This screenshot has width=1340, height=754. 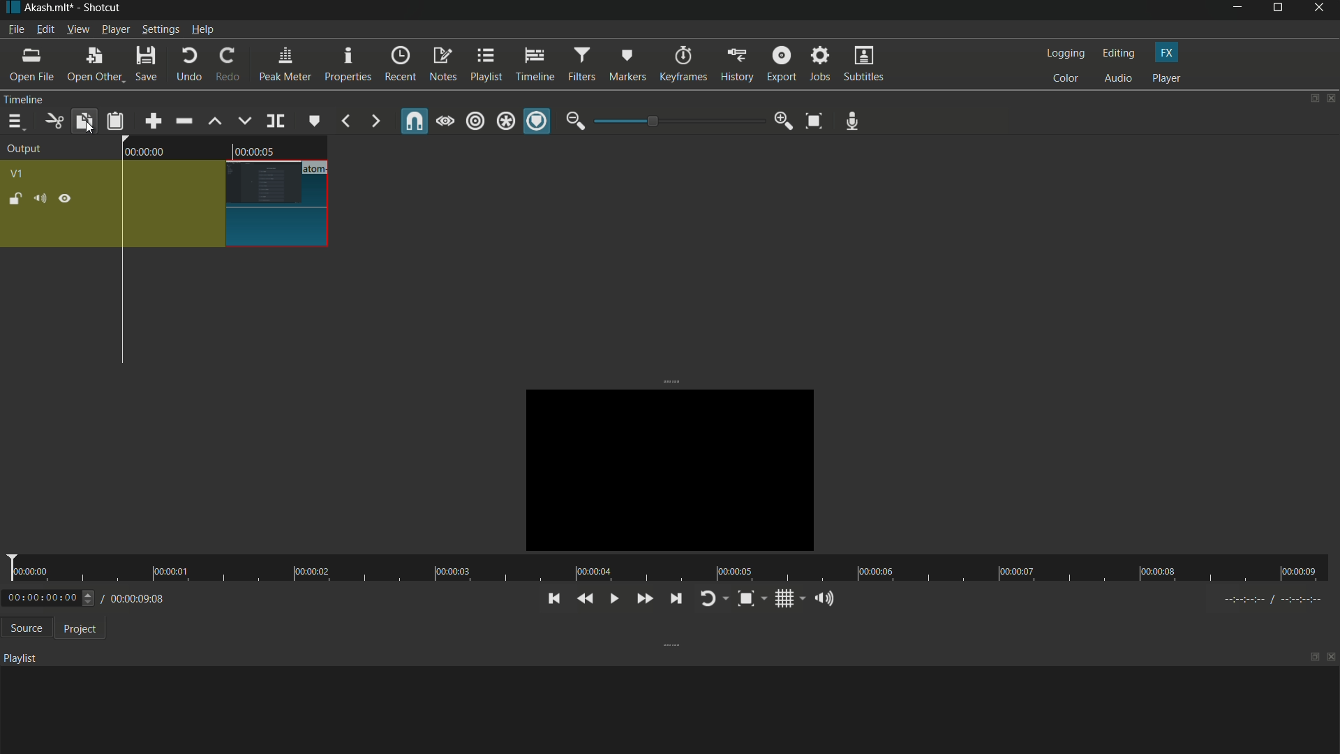 What do you see at coordinates (183, 121) in the screenshot?
I see `ripple delete` at bounding box center [183, 121].